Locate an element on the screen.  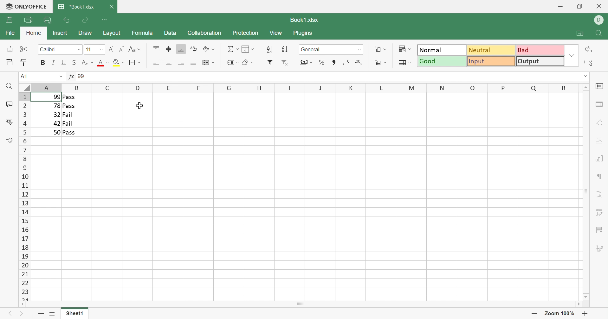
Print file is located at coordinates (28, 20).